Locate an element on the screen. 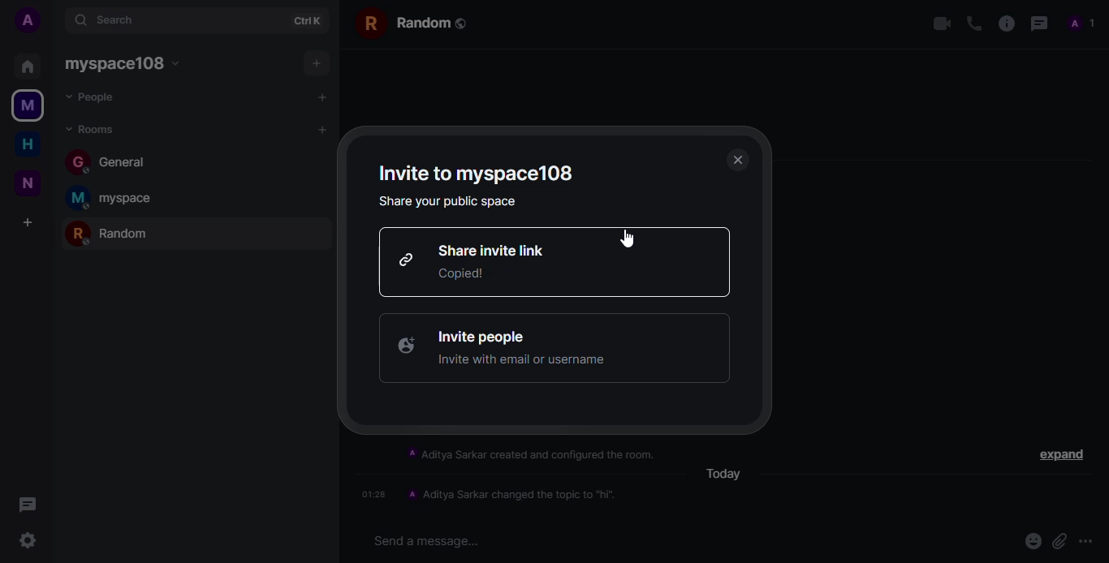  Send a message... is located at coordinates (428, 539).